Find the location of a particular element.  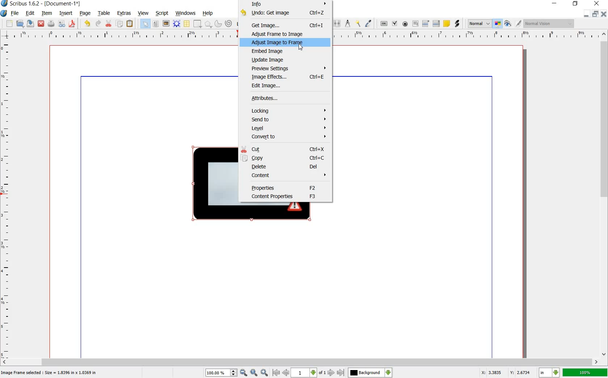

help is located at coordinates (208, 14).